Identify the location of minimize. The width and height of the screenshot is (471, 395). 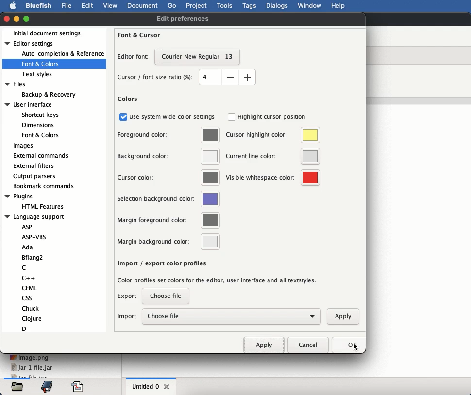
(17, 19).